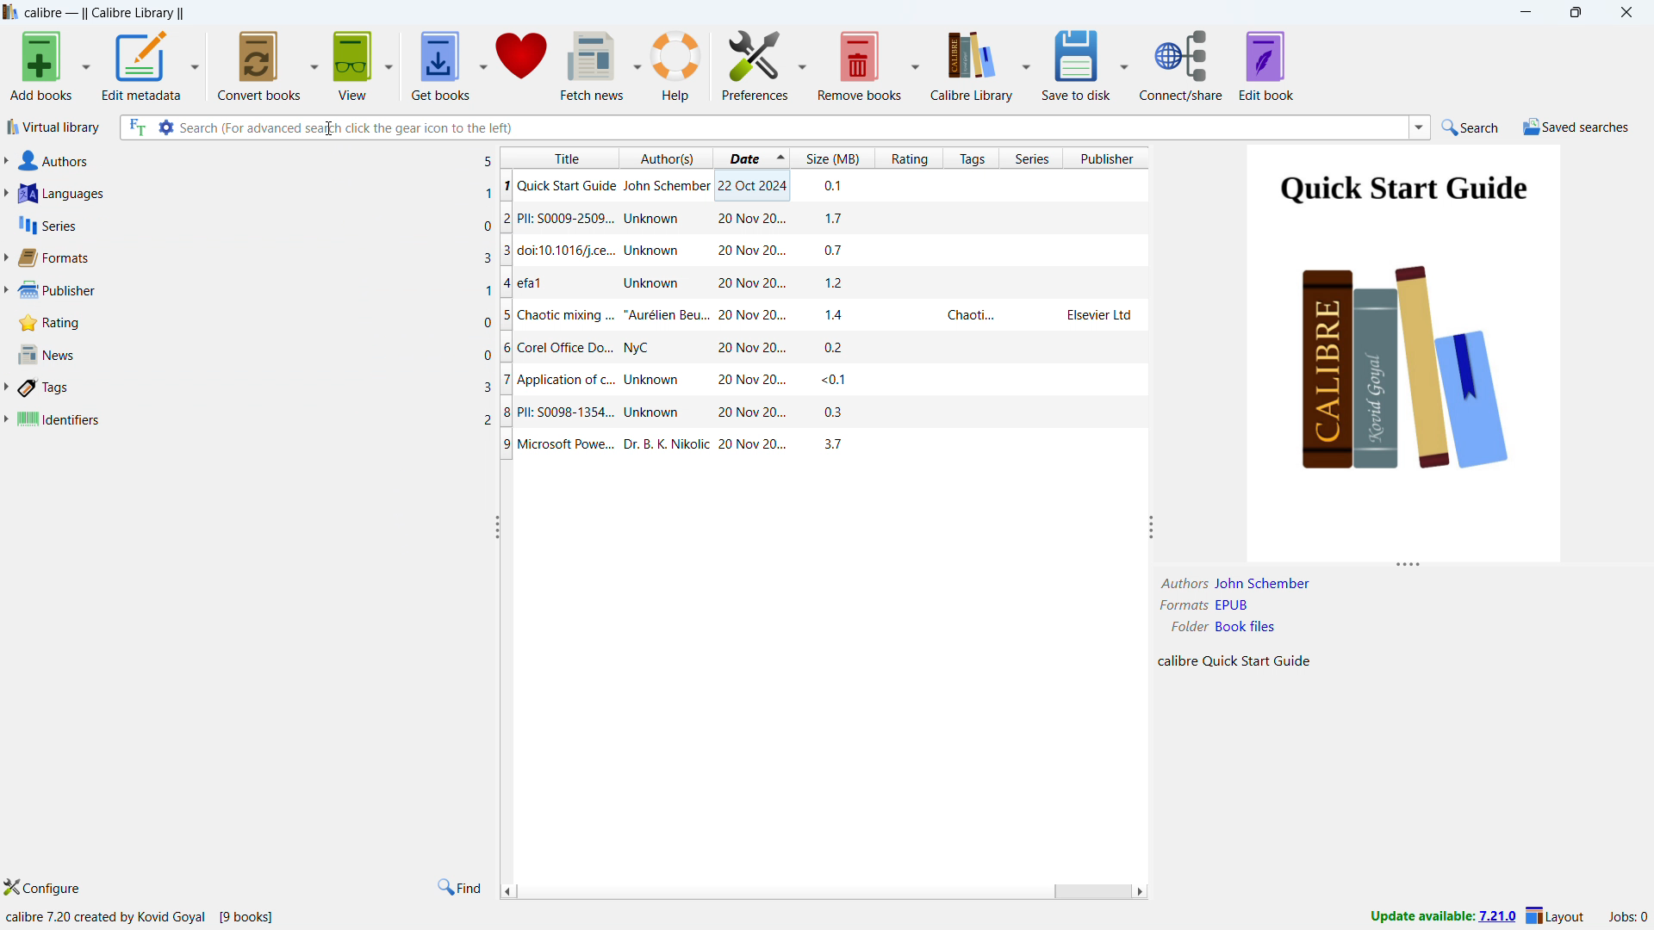 The image size is (1654, 930). What do you see at coordinates (440, 64) in the screenshot?
I see `get books` at bounding box center [440, 64].